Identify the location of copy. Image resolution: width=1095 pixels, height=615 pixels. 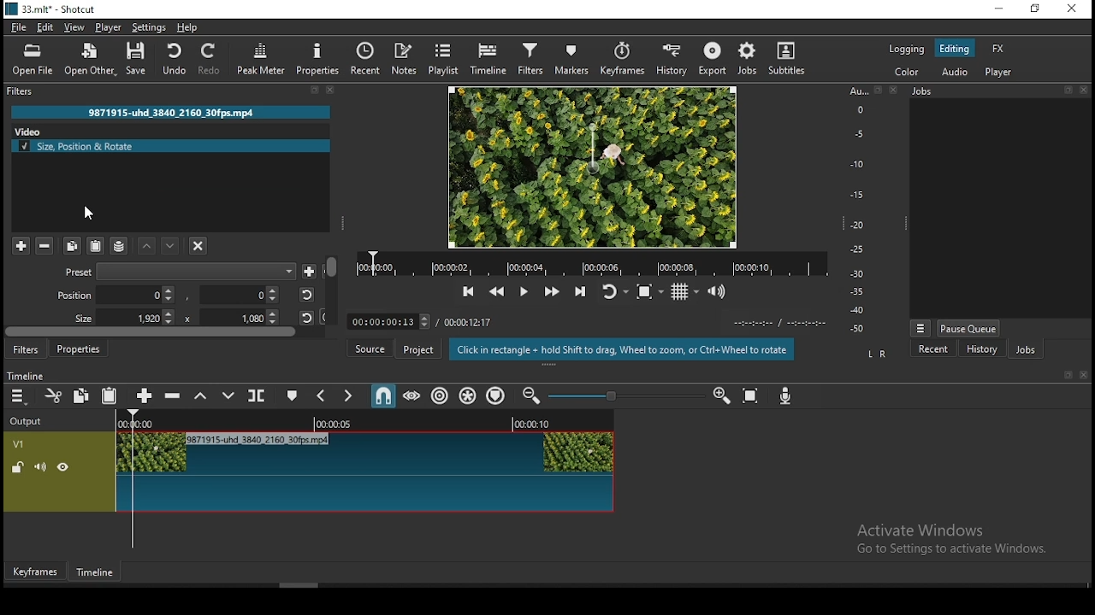
(84, 397).